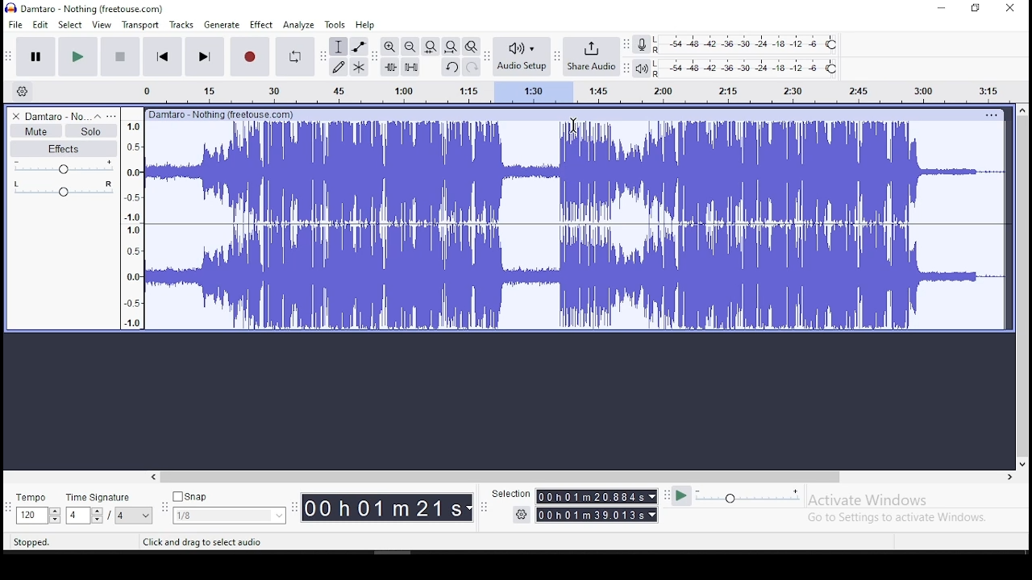  Describe the element at coordinates (17, 24) in the screenshot. I see `file` at that location.